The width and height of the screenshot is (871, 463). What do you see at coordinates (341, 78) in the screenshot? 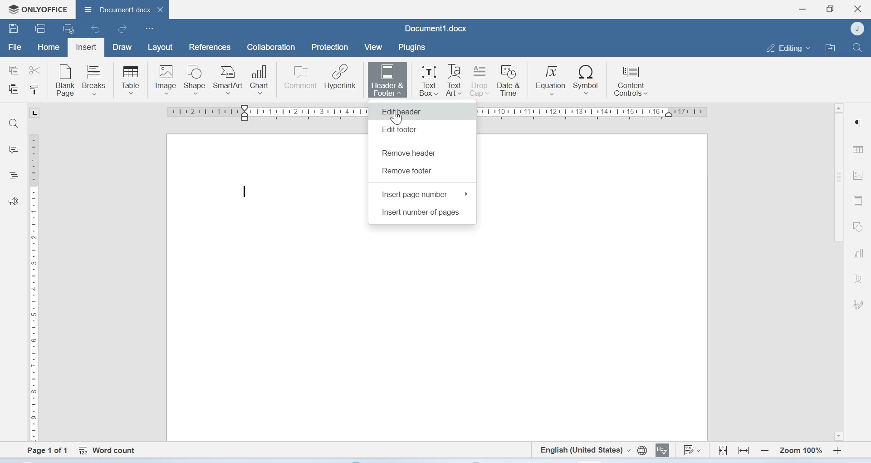
I see `Hyperlink` at bounding box center [341, 78].